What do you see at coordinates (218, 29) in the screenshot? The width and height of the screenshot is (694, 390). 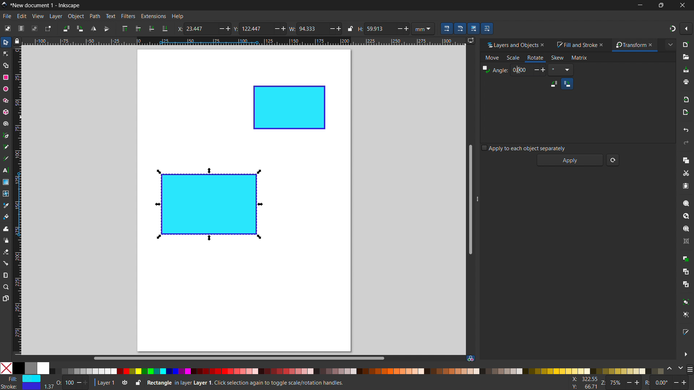 I see `minus/ decrease` at bounding box center [218, 29].